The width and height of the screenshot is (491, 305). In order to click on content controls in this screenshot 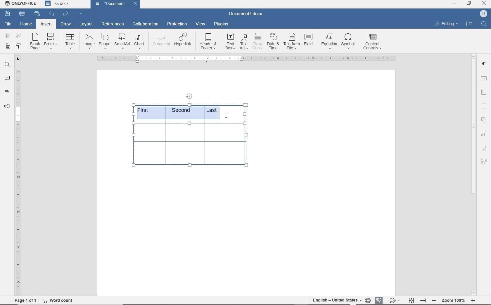, I will do `click(374, 42)`.